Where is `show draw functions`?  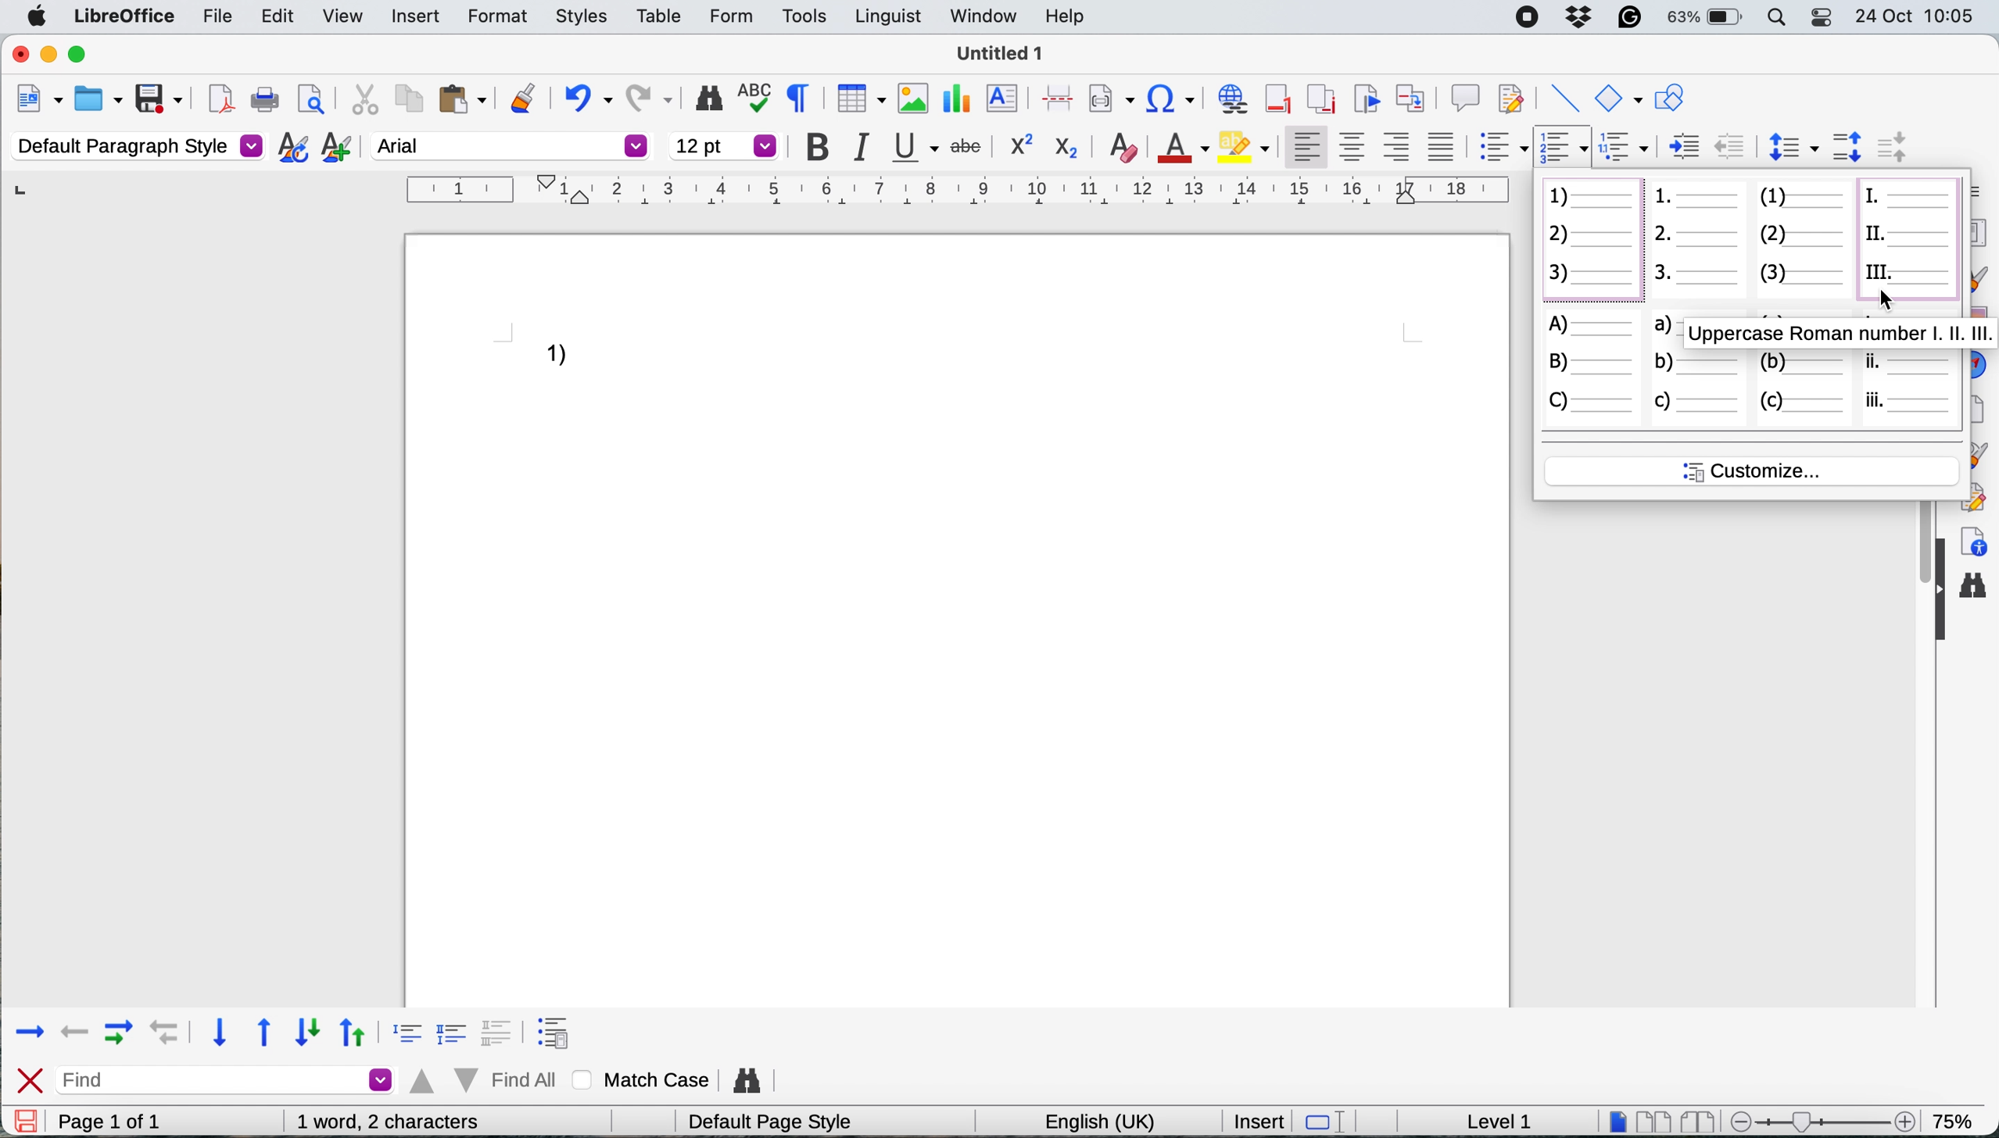 show draw functions is located at coordinates (1668, 98).